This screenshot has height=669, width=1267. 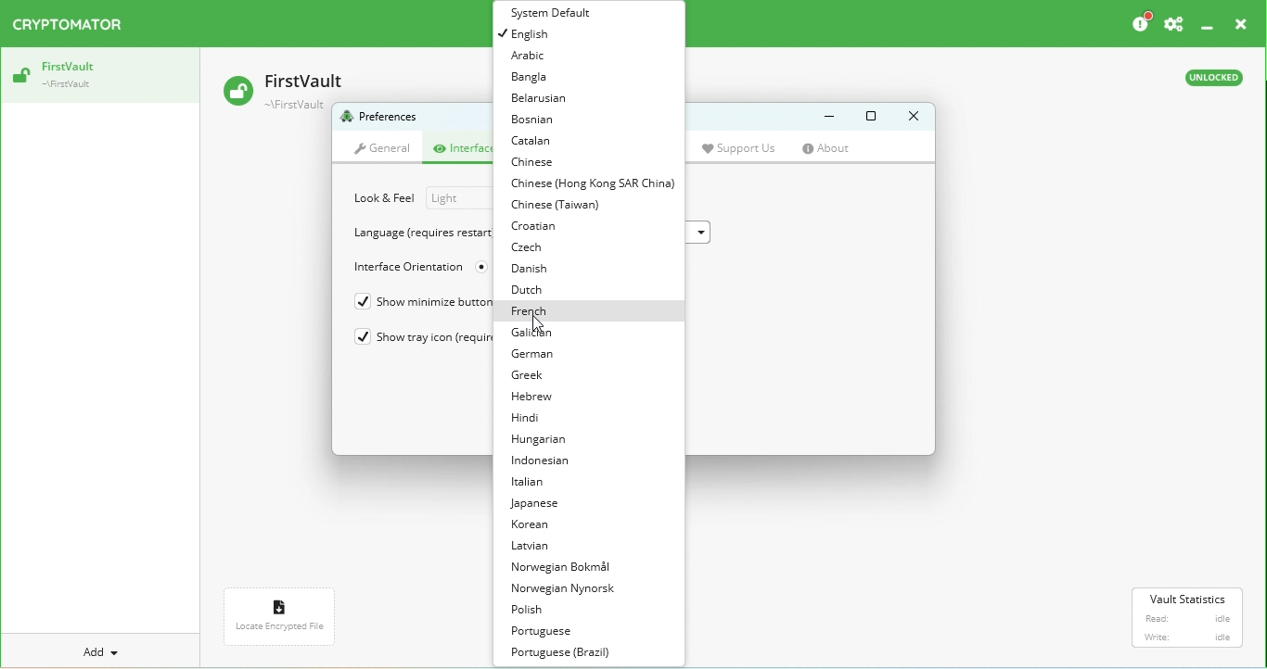 I want to click on Please considder donating, so click(x=1139, y=23).